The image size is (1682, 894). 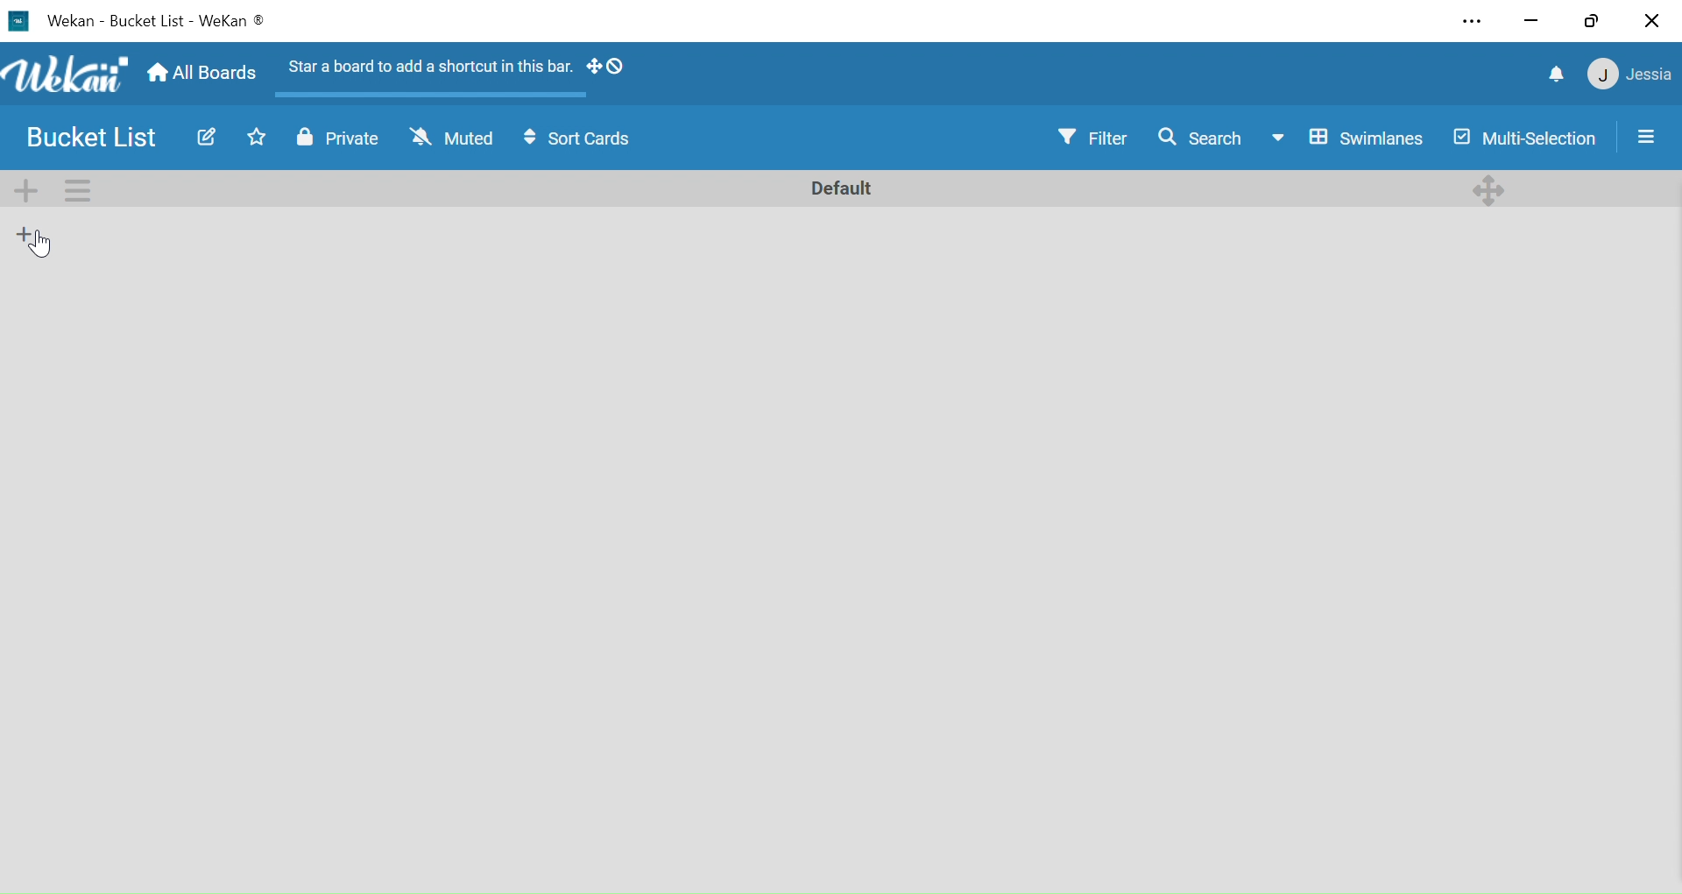 What do you see at coordinates (65, 74) in the screenshot?
I see `Wekan` at bounding box center [65, 74].